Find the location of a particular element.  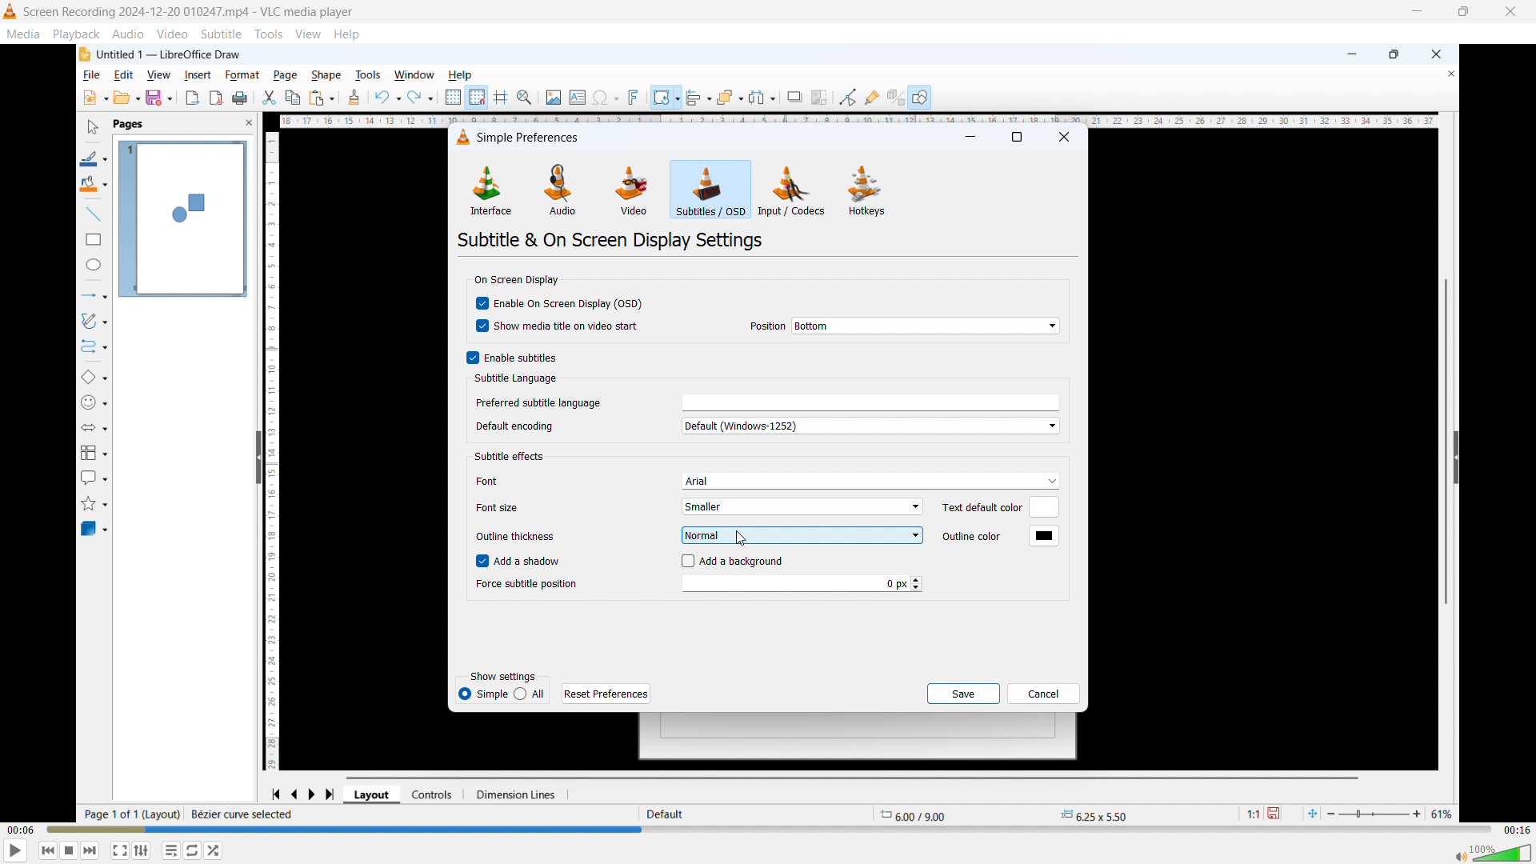

play  is located at coordinates (17, 850).